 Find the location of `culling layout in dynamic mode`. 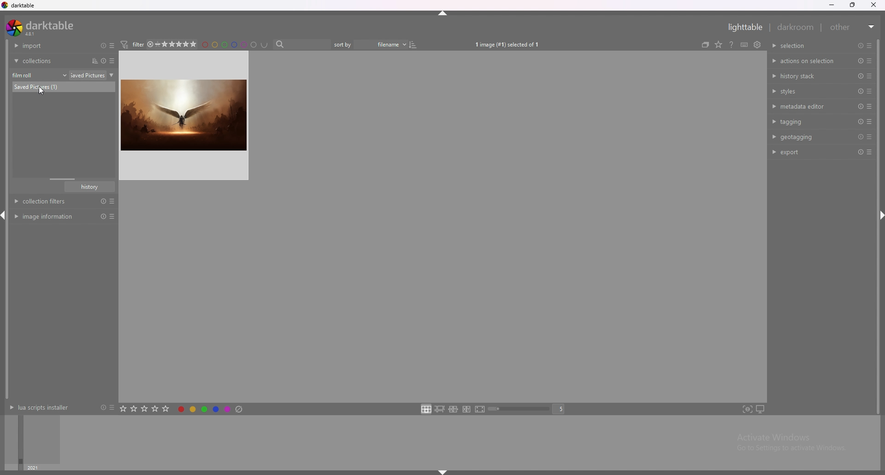

culling layout in dynamic mode is located at coordinates (466, 409).